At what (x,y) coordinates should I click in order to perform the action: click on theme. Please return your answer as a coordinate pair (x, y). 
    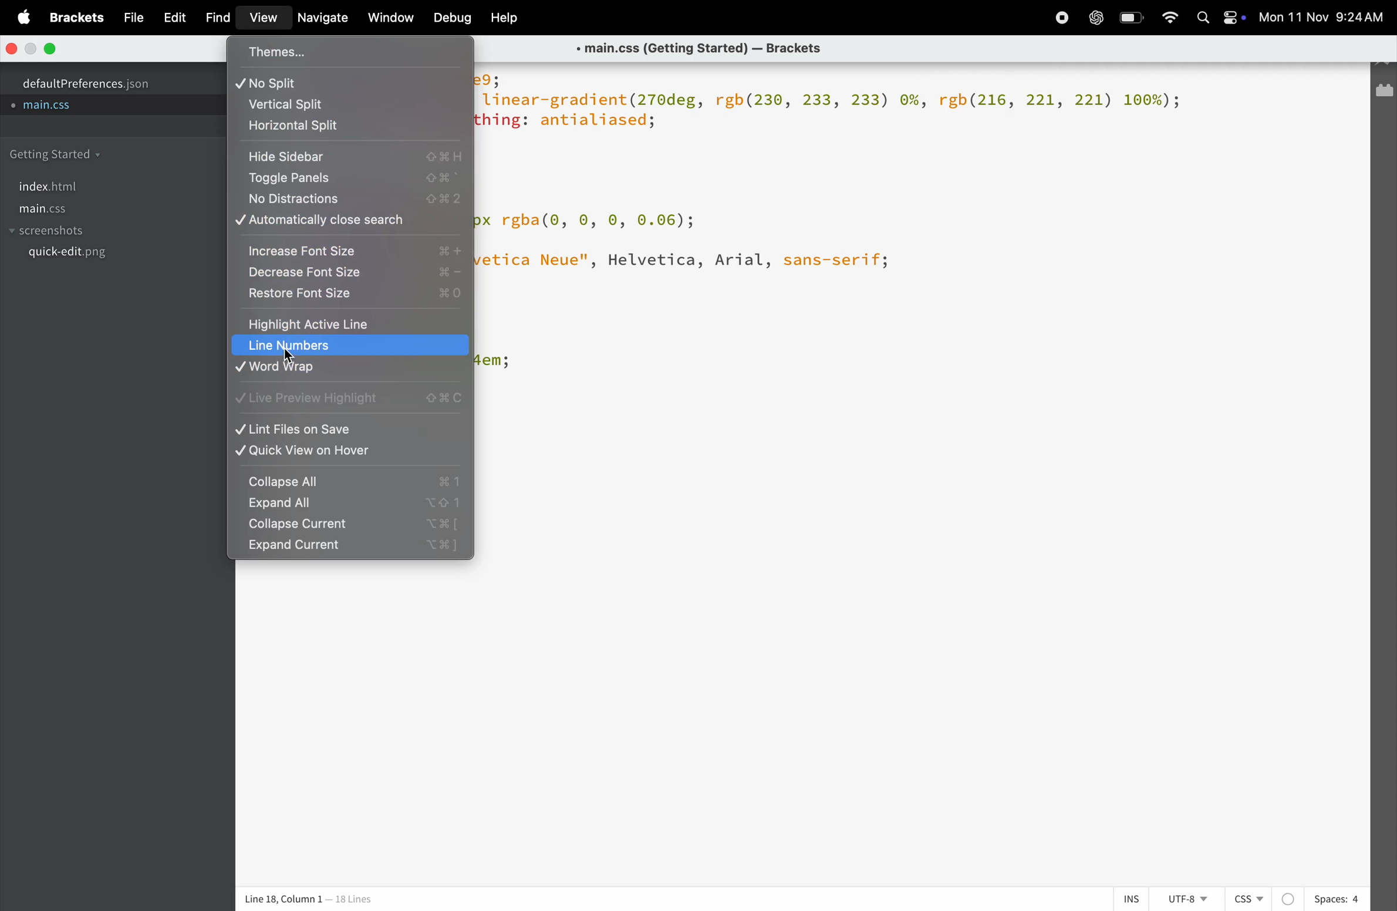
    Looking at the image, I should click on (352, 50).